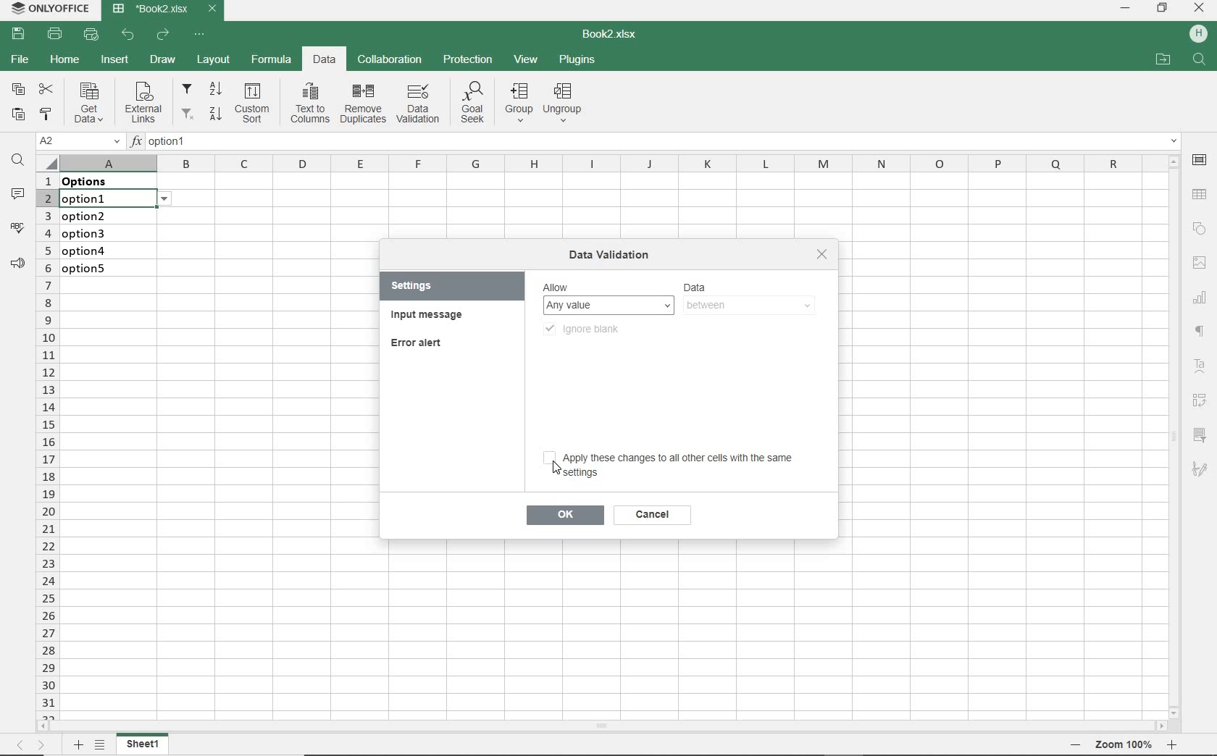 Image resolution: width=1217 pixels, height=756 pixels. Describe the element at coordinates (520, 104) in the screenshot. I see `group` at that location.